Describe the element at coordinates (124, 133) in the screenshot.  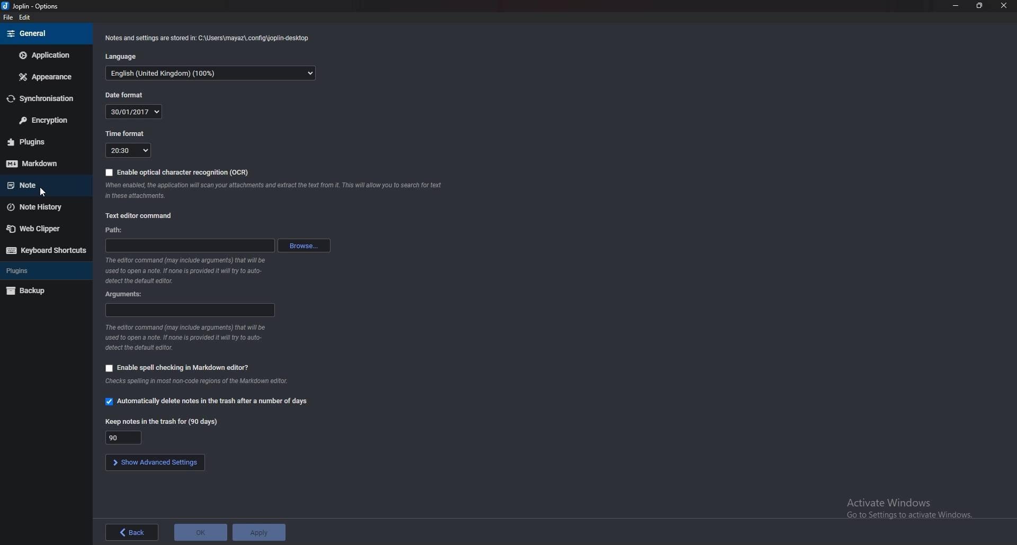
I see `Time format` at that location.